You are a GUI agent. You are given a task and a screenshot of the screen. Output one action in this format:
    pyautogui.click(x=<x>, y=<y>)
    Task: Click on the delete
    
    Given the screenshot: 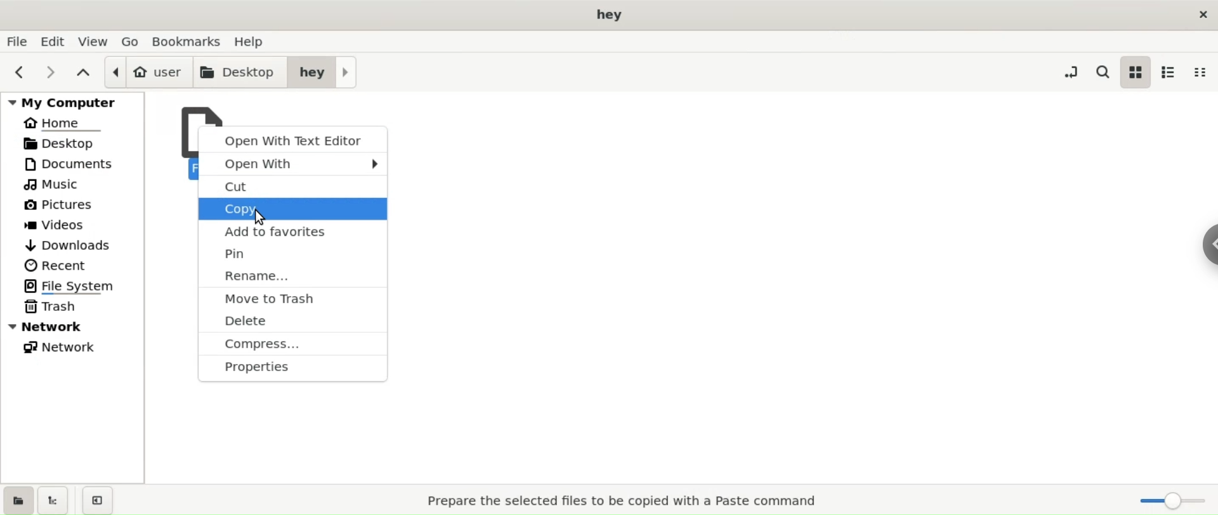 What is the action you would take?
    pyautogui.click(x=293, y=322)
    